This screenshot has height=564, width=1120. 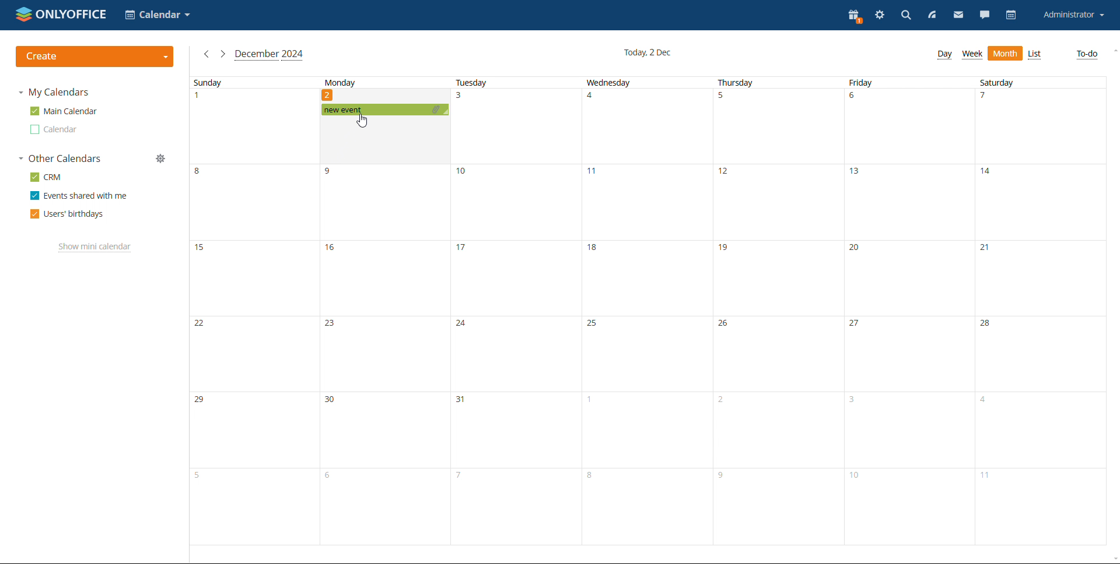 I want to click on 11, so click(x=989, y=480).